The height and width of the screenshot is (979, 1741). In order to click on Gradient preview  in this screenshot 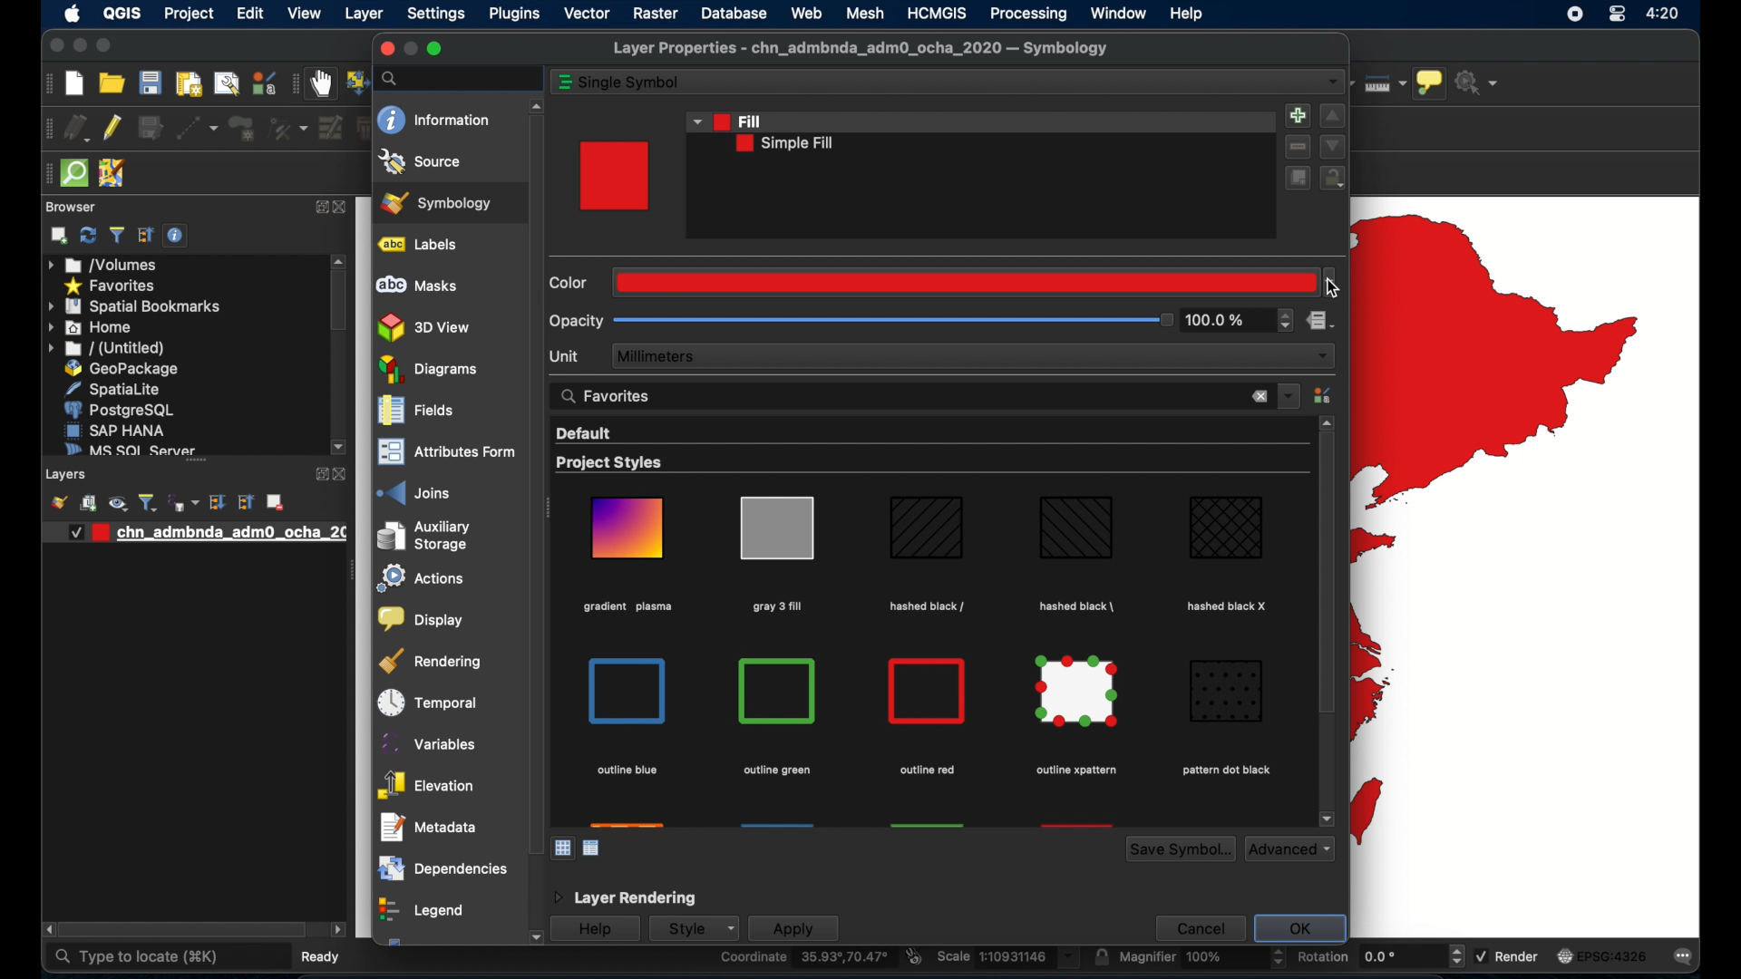, I will do `click(1079, 693)`.